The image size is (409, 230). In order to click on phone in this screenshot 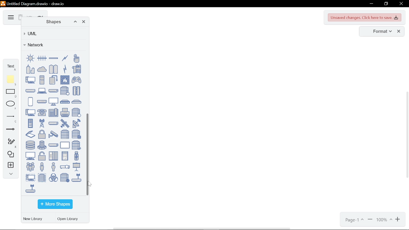, I will do `click(42, 113)`.